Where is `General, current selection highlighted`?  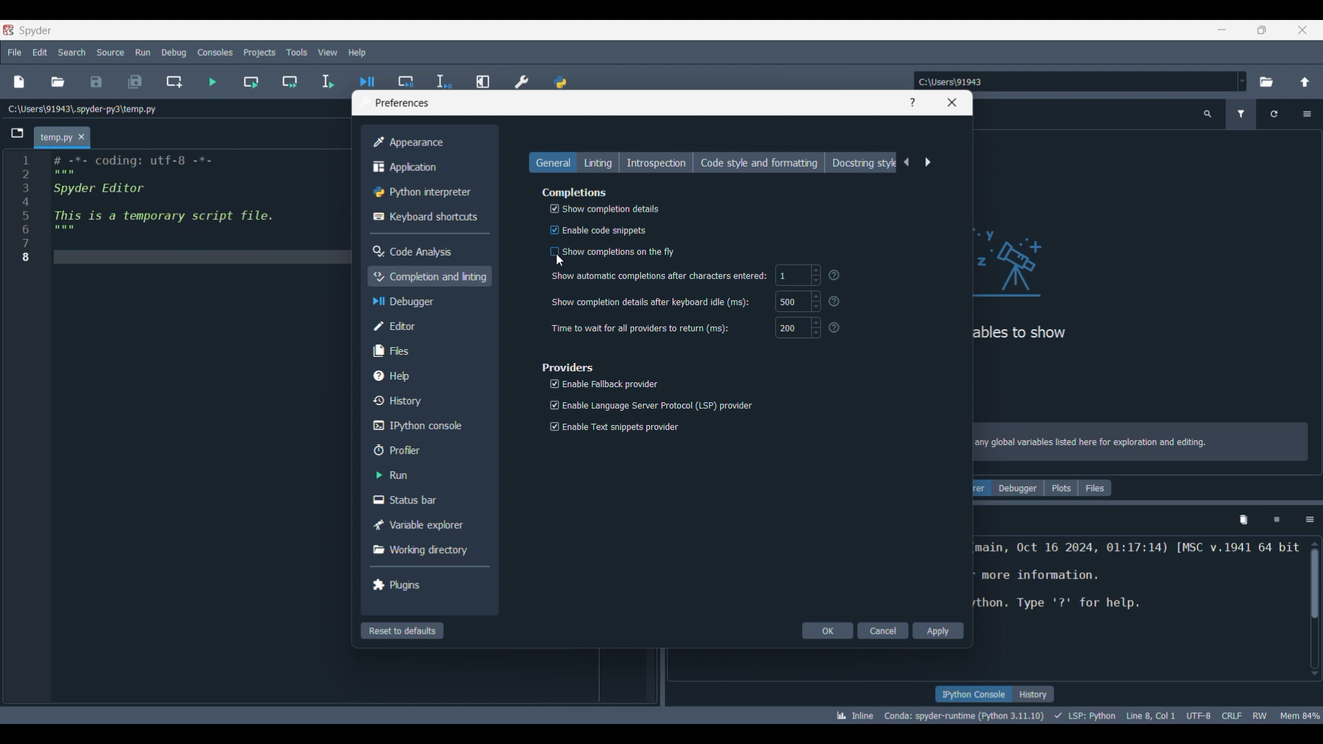
General, current selection highlighted is located at coordinates (553, 162).